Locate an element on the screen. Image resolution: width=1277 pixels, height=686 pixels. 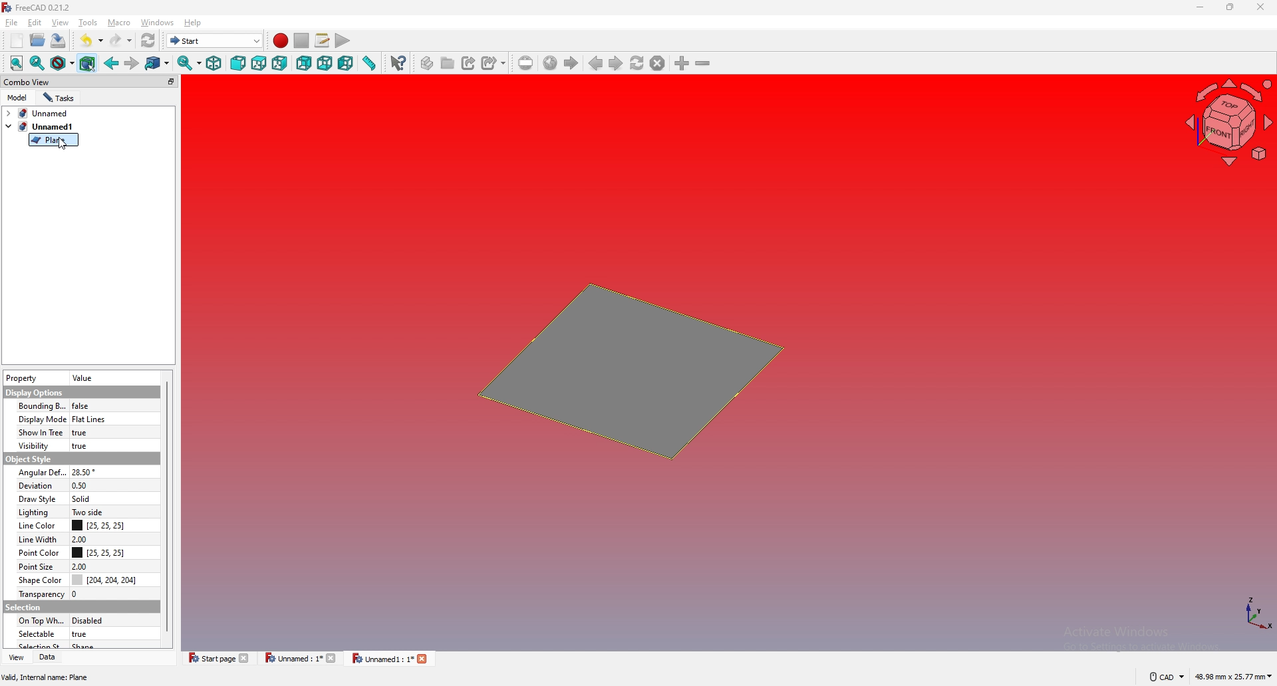
point size is located at coordinates (38, 566).